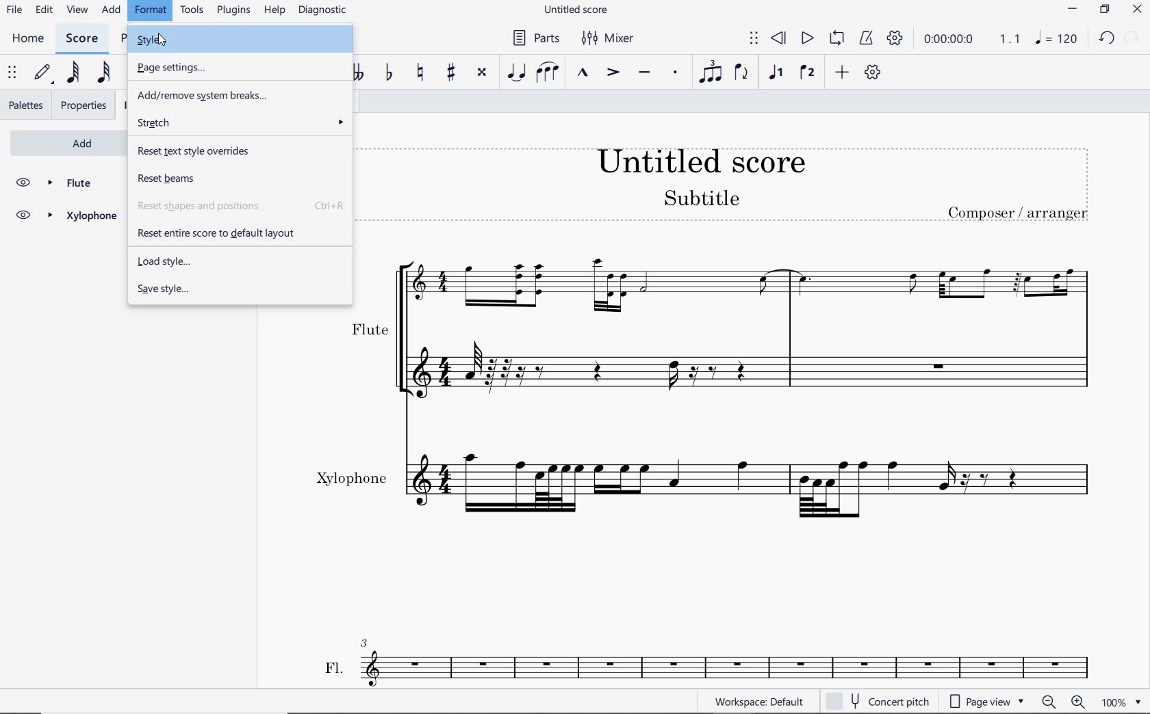 This screenshot has width=1150, height=714. I want to click on 32ND NOTE, so click(102, 71).